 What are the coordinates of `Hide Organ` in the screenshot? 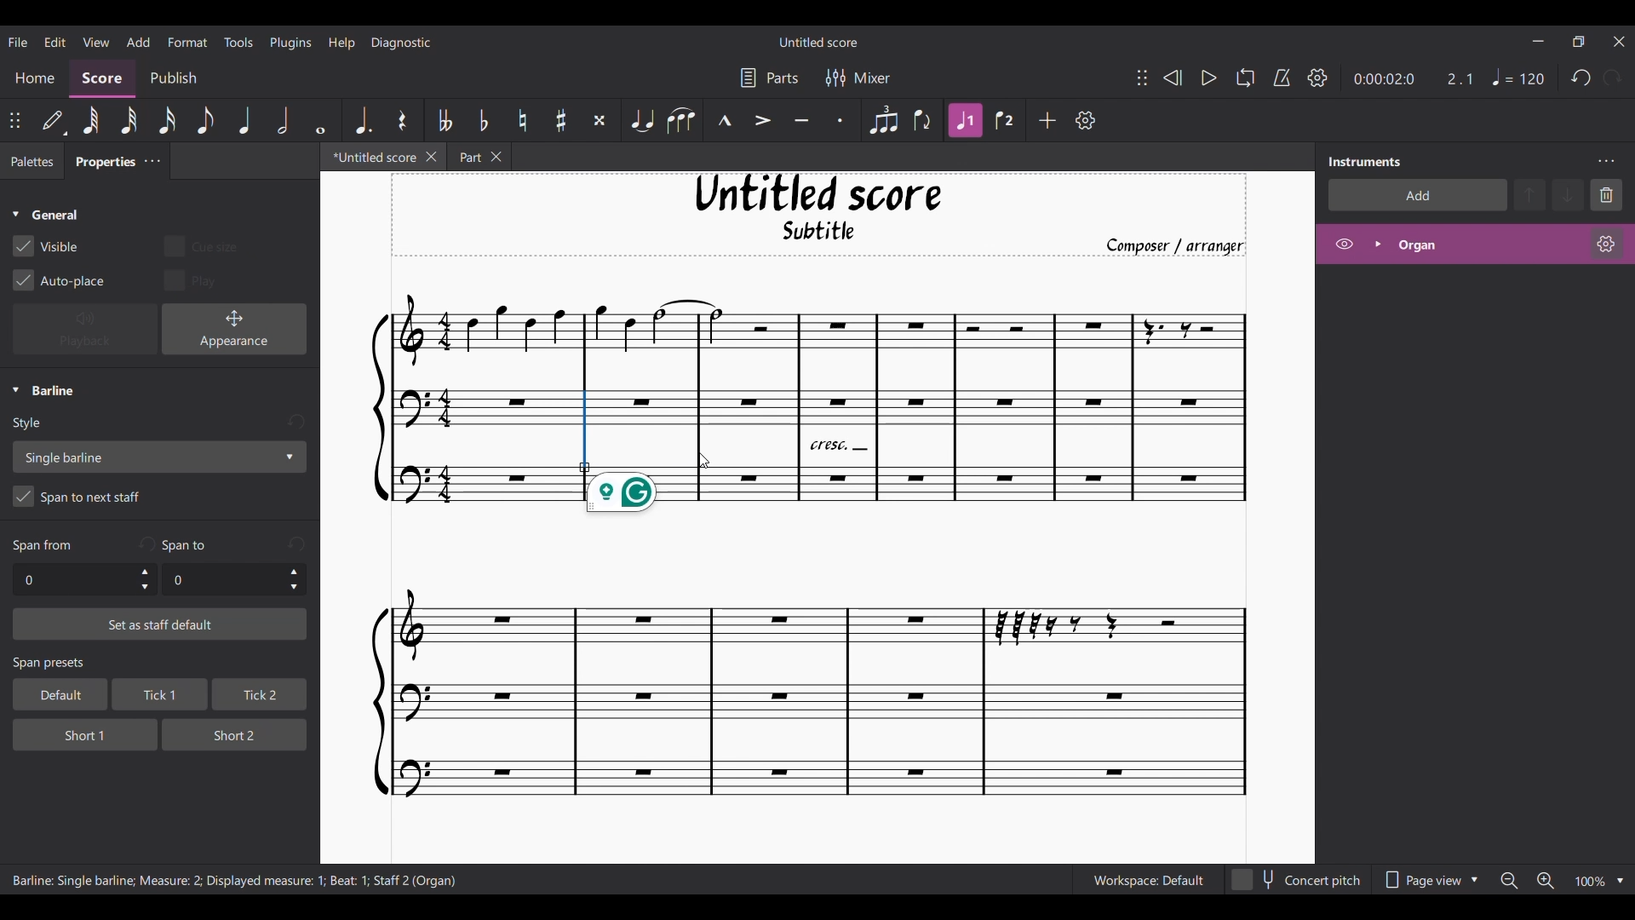 It's located at (1345, 244).